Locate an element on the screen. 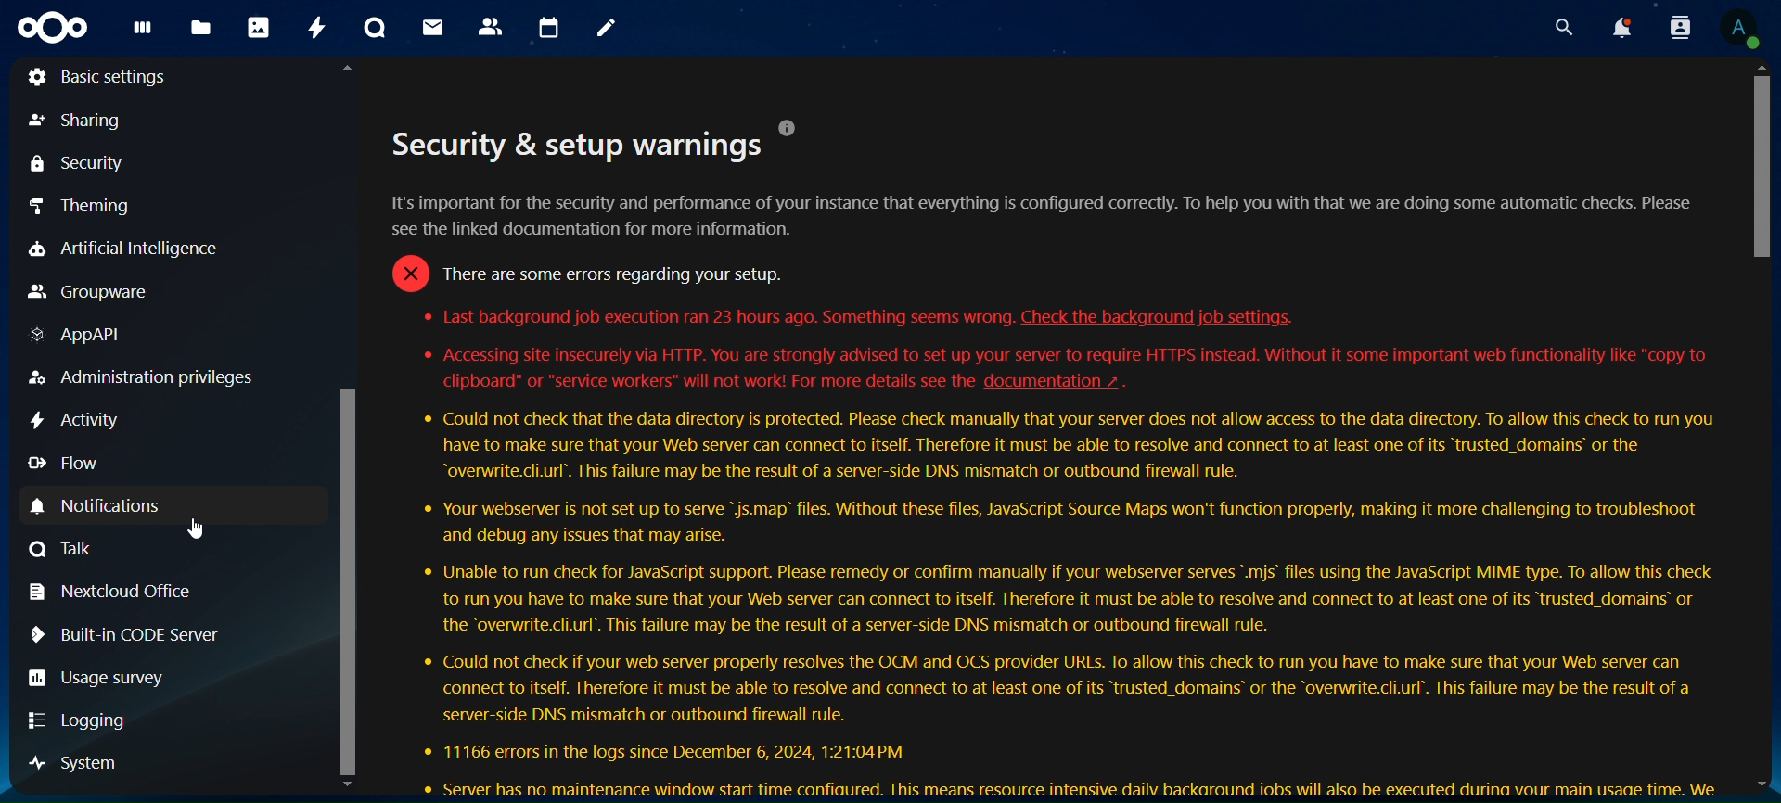 The width and height of the screenshot is (1781, 803). artificial intelligence is located at coordinates (158, 246).